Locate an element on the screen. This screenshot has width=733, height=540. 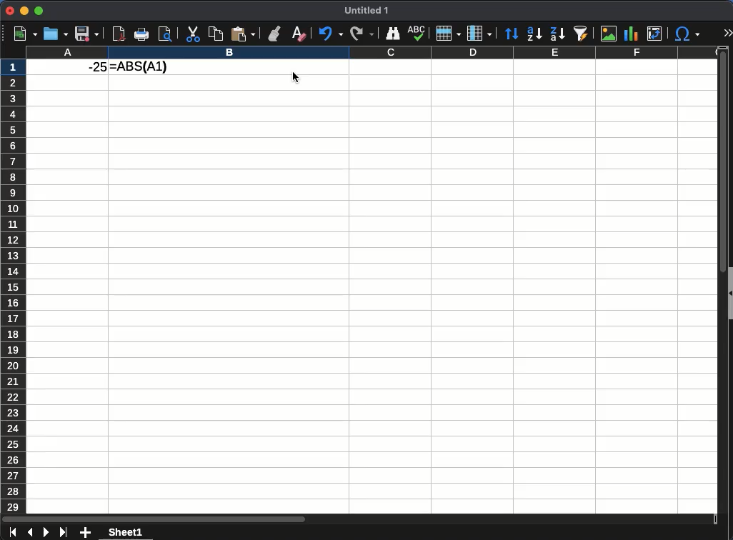
sheet 1 is located at coordinates (124, 531).